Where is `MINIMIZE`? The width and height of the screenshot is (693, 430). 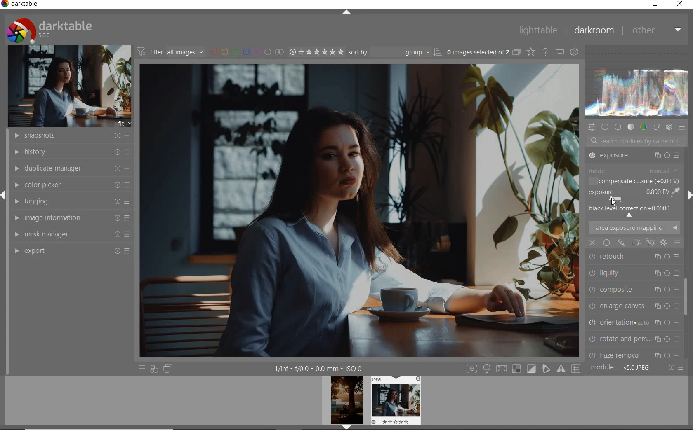 MINIMIZE is located at coordinates (630, 3).